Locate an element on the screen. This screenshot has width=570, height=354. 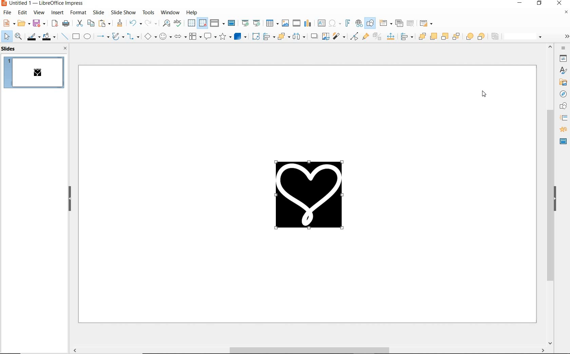
align objects is located at coordinates (268, 37).